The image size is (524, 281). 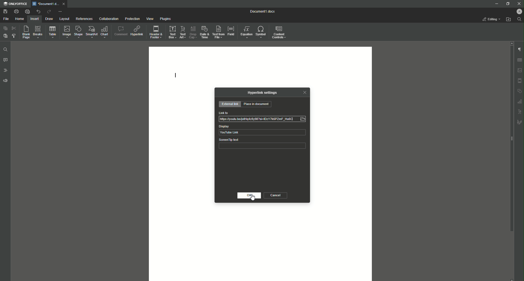 What do you see at coordinates (5, 11) in the screenshot?
I see `Save` at bounding box center [5, 11].